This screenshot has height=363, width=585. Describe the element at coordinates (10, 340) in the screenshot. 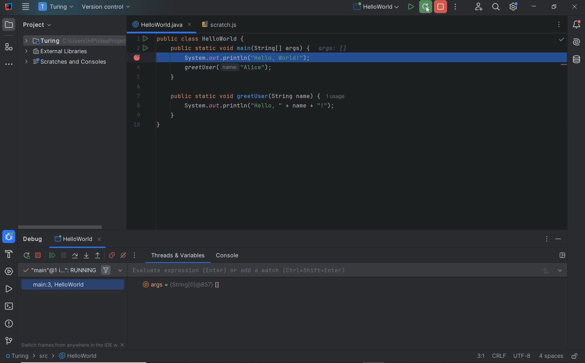

I see `Git` at that location.